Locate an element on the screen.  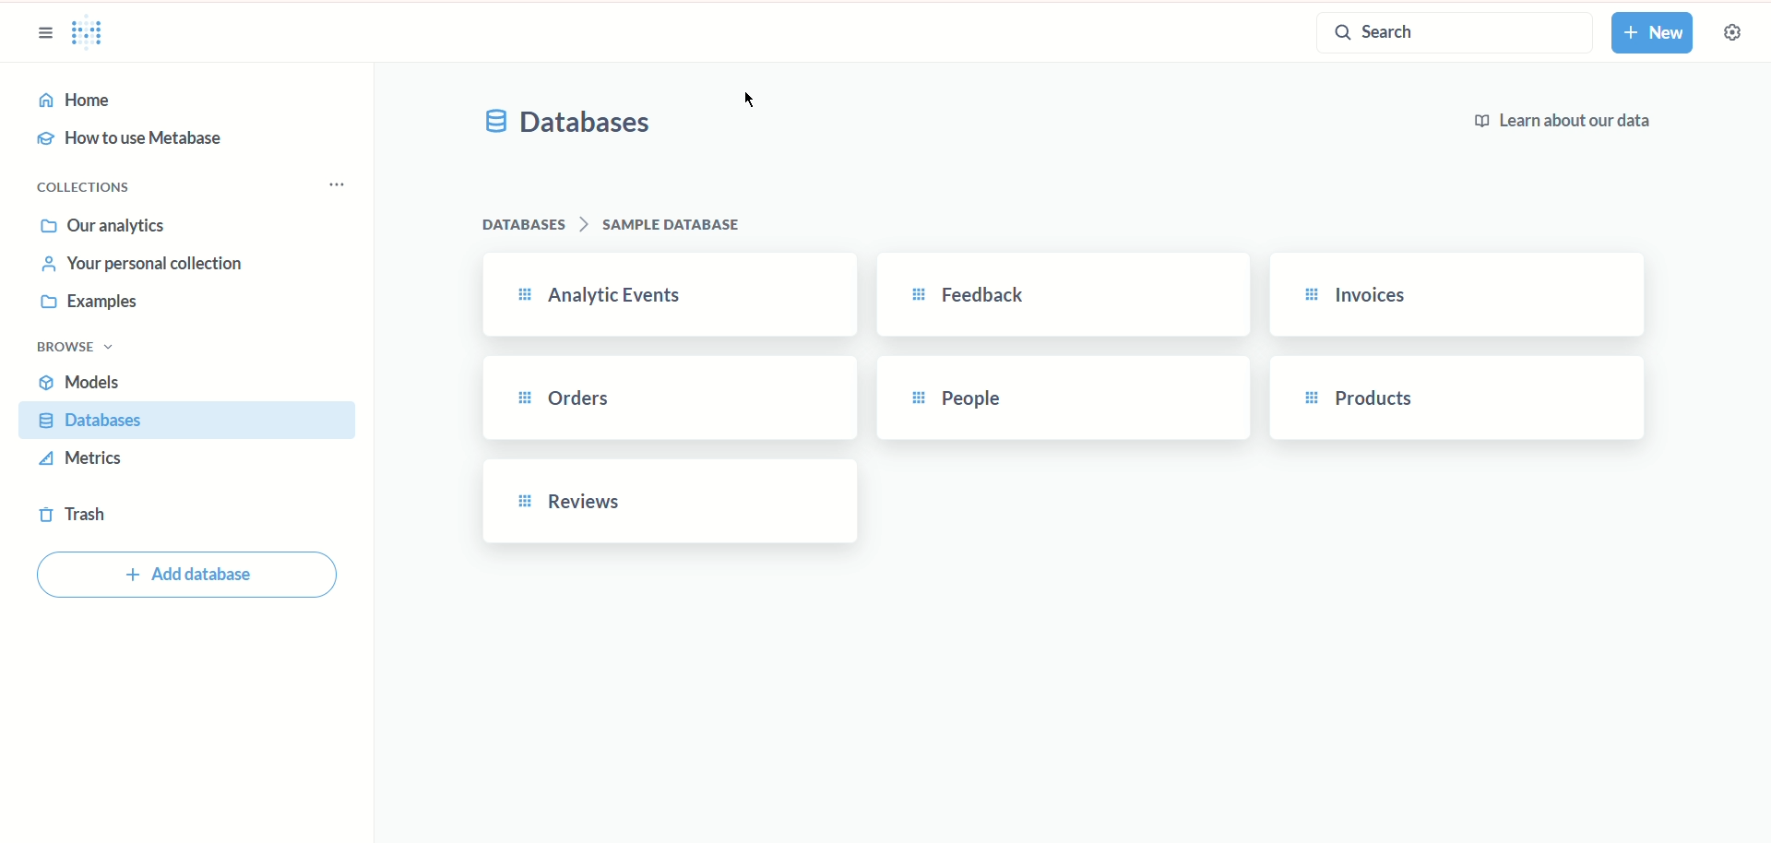
orders is located at coordinates (661, 399).